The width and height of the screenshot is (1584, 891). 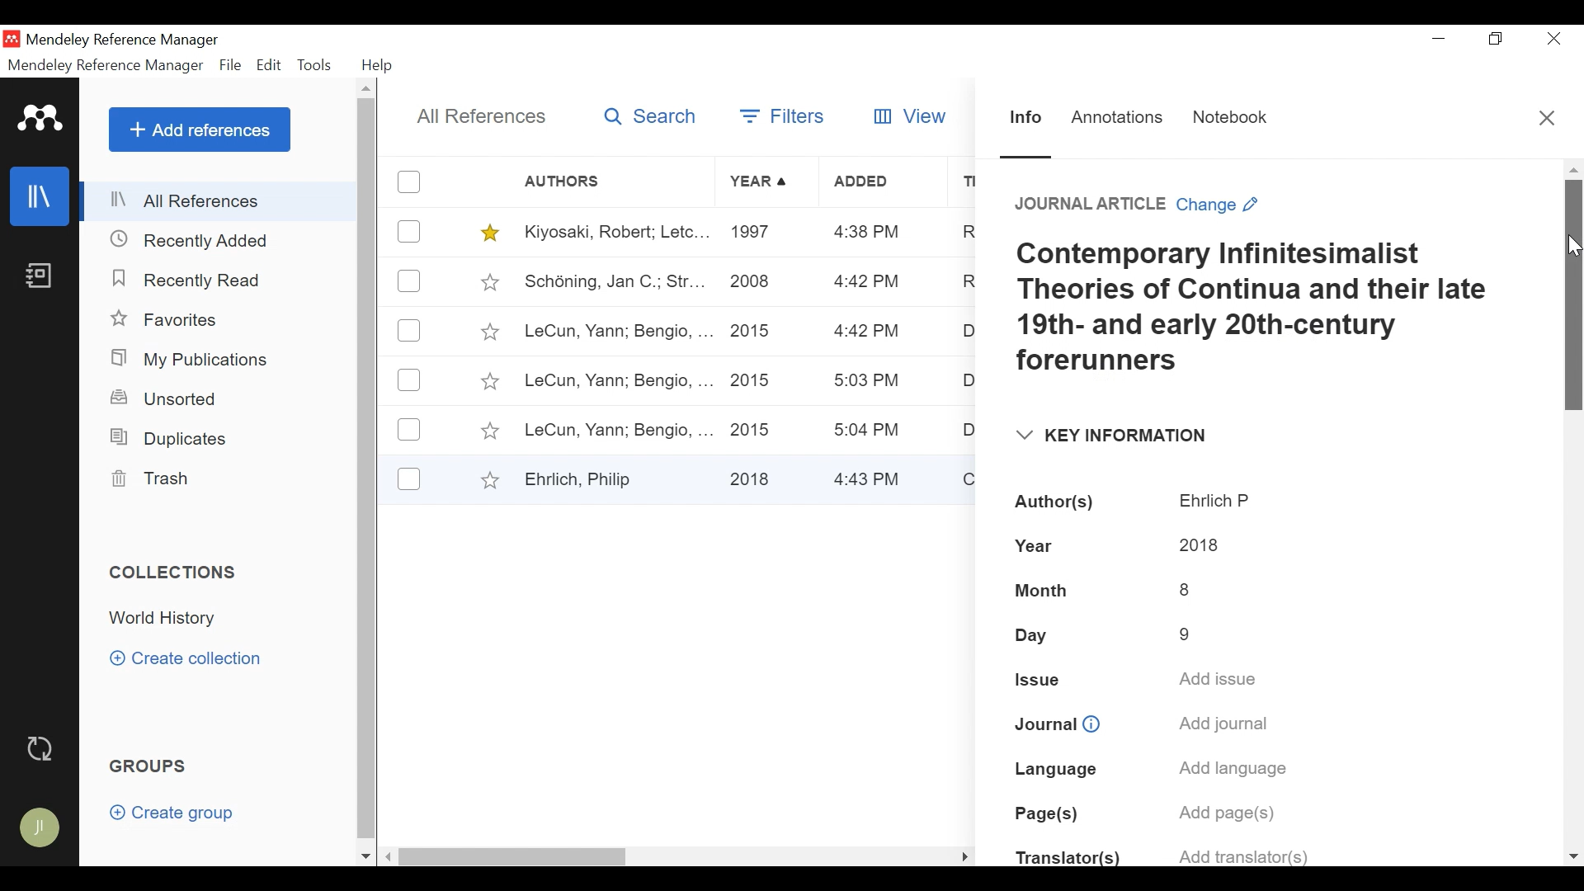 I want to click on 2018, so click(x=754, y=476).